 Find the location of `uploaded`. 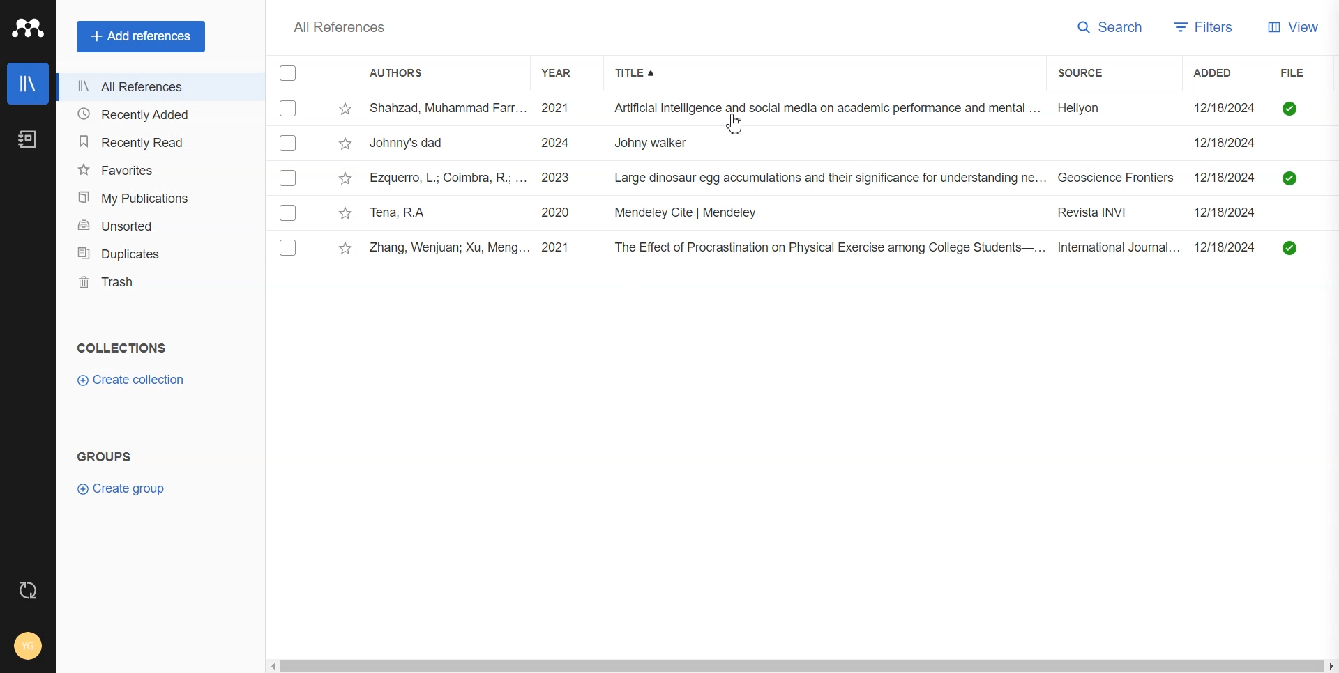

uploaded is located at coordinates (1291, 247).